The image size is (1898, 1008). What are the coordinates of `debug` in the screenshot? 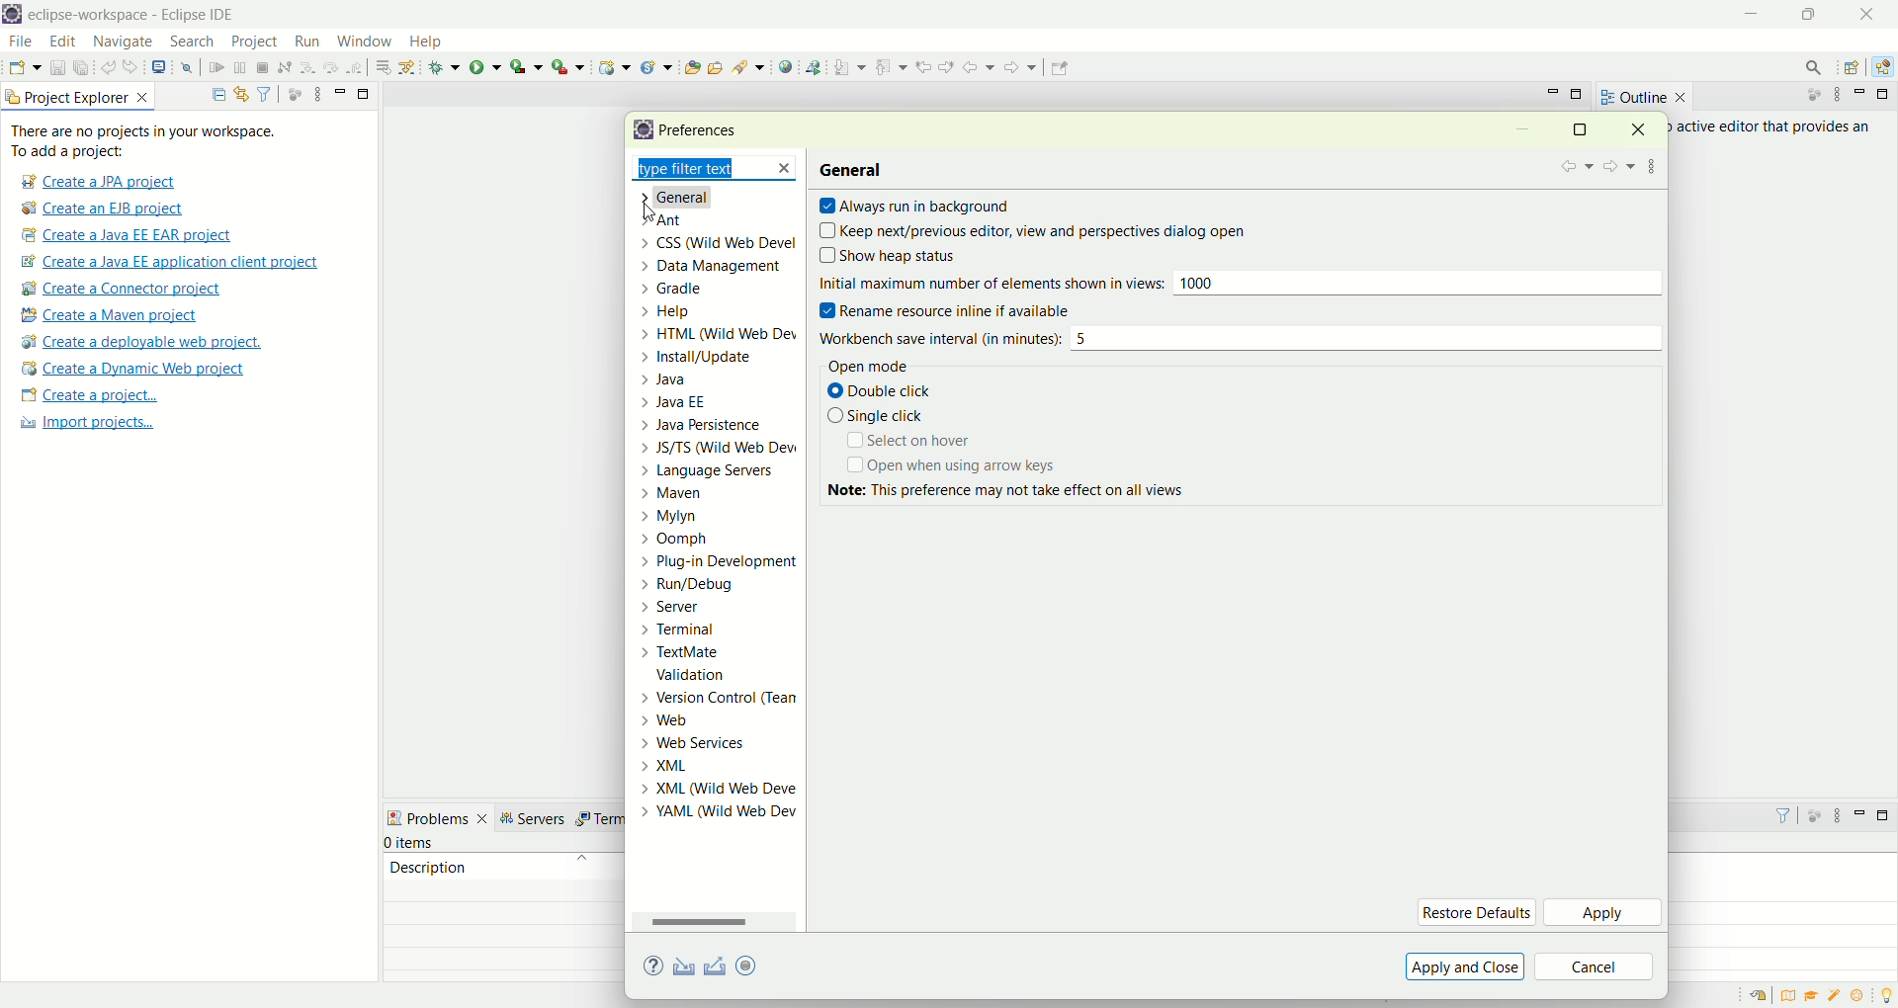 It's located at (445, 67).